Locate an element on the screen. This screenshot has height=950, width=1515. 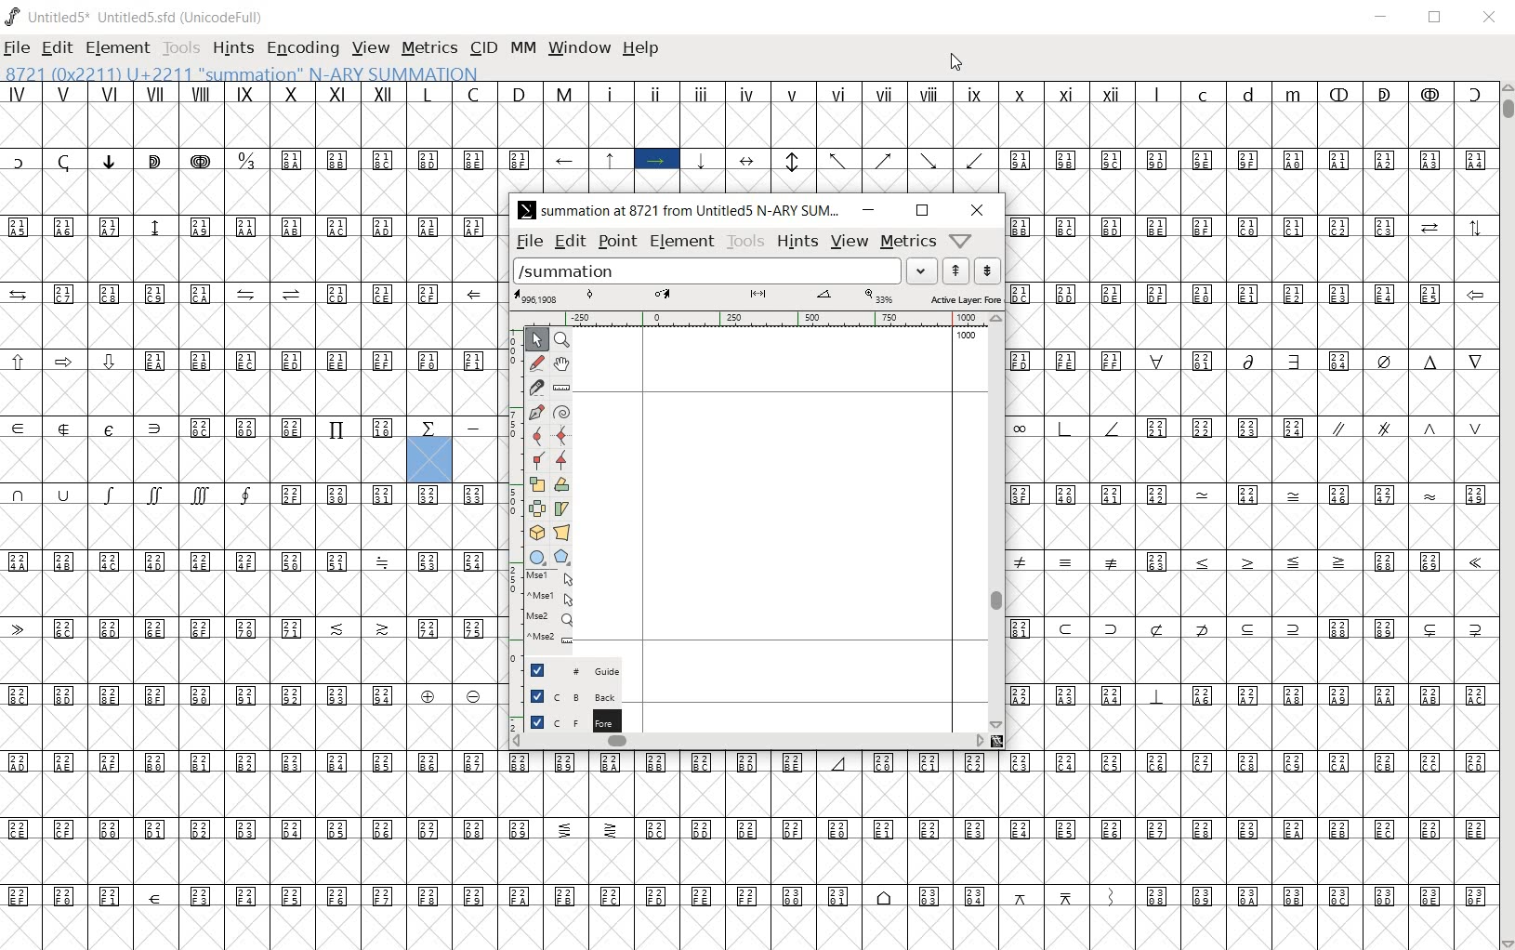
RESTORE DWON is located at coordinates (1435, 19).